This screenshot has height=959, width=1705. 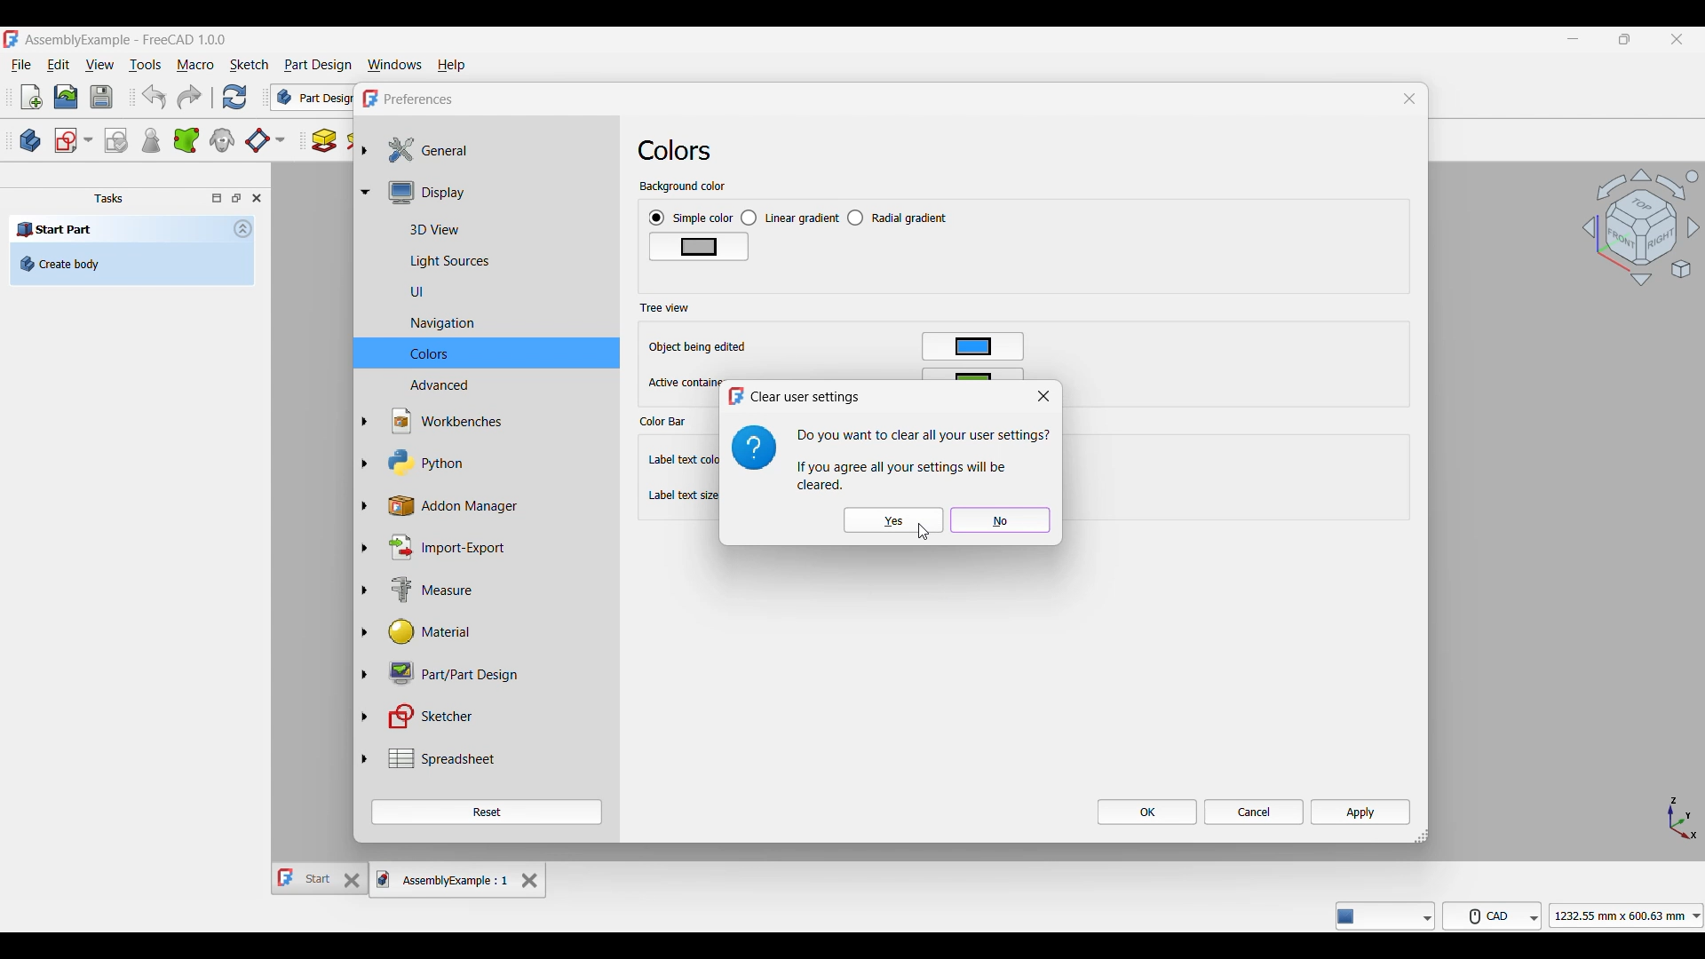 I want to click on Software logo, so click(x=369, y=99).